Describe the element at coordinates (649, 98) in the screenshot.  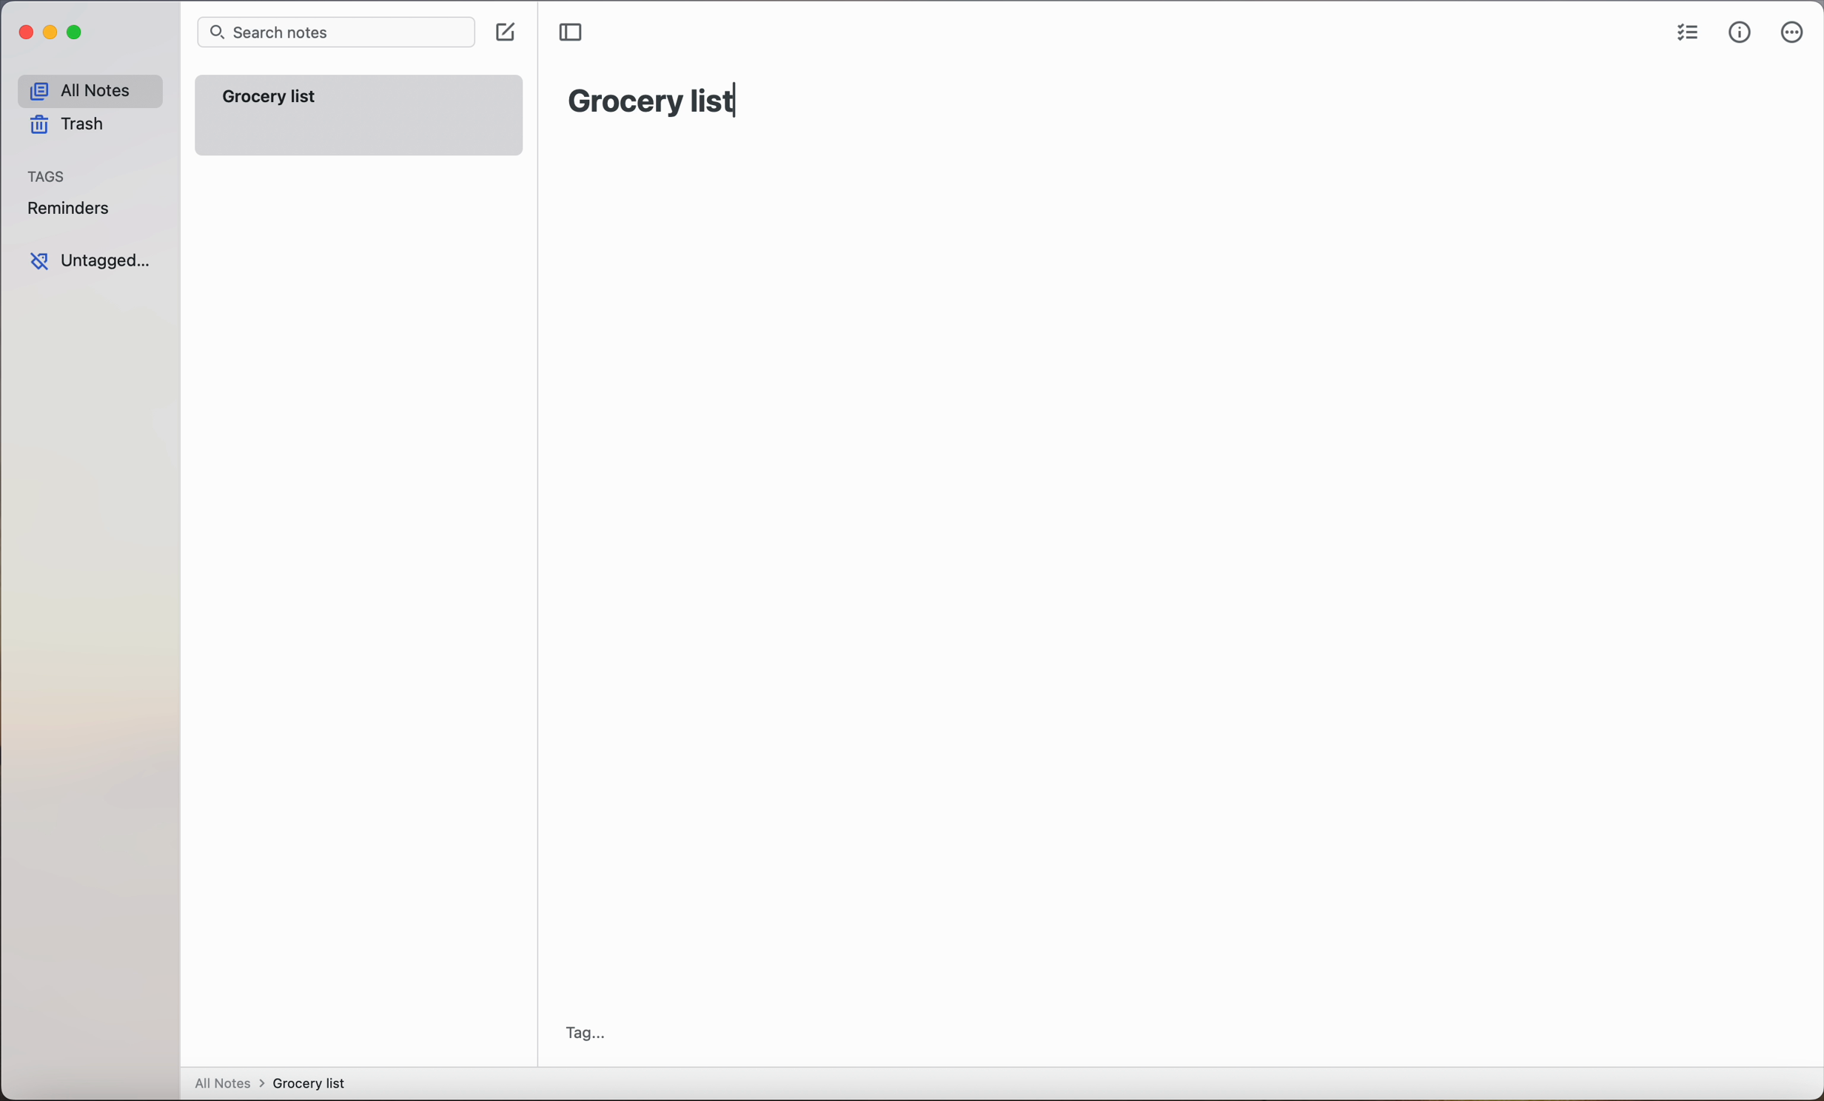
I see `Grocery List` at that location.